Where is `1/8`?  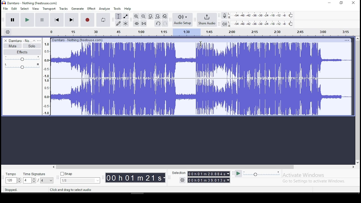
1/8 is located at coordinates (76, 180).